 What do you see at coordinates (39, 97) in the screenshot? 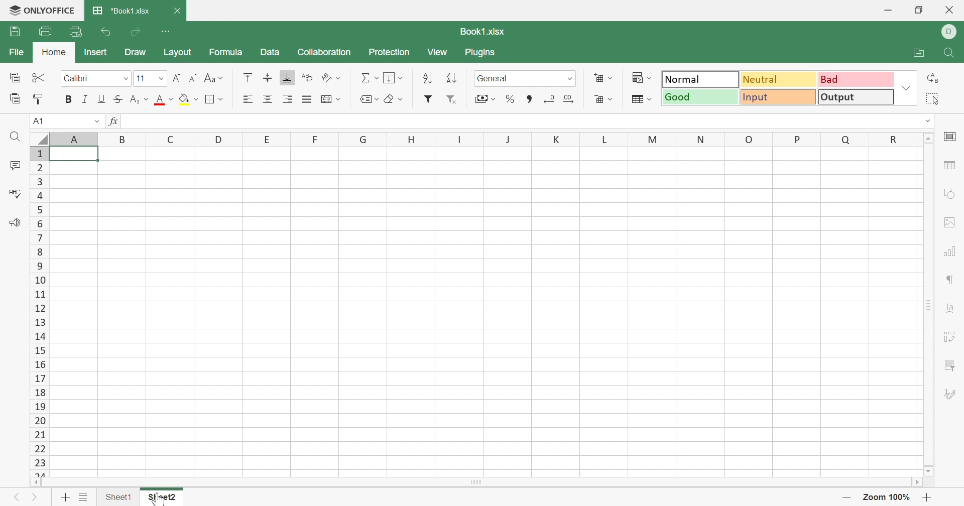
I see `Copy Style` at bounding box center [39, 97].